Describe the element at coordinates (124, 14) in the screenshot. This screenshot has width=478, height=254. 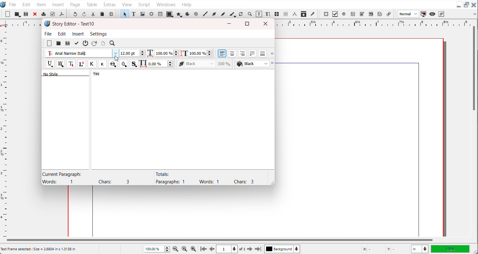
I see `Select item` at that location.